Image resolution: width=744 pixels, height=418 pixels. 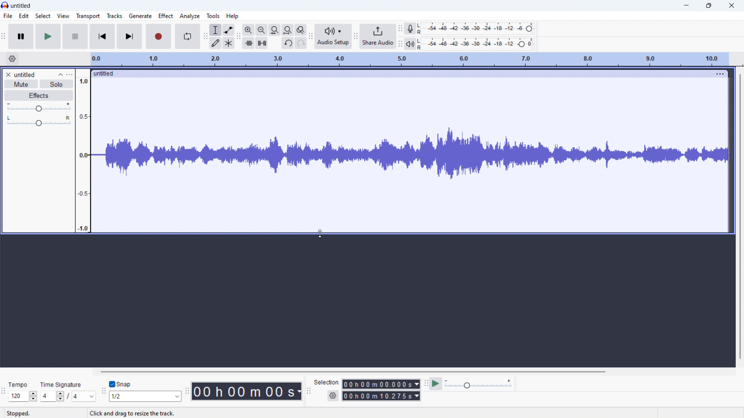 I want to click on view, so click(x=62, y=16).